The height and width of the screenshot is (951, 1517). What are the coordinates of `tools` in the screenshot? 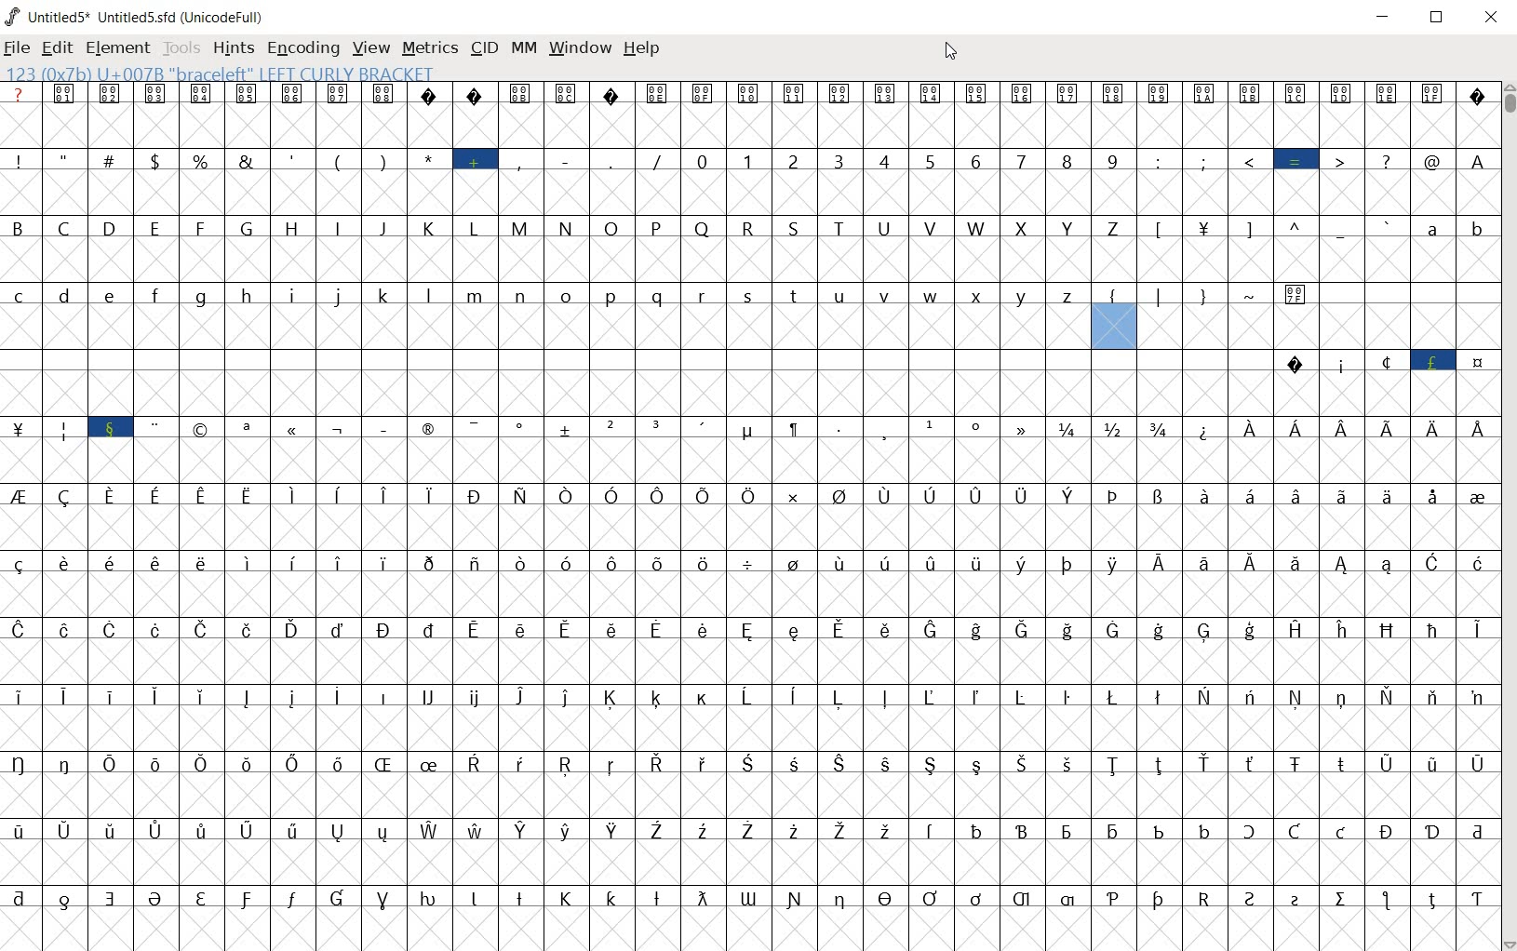 It's located at (181, 49).